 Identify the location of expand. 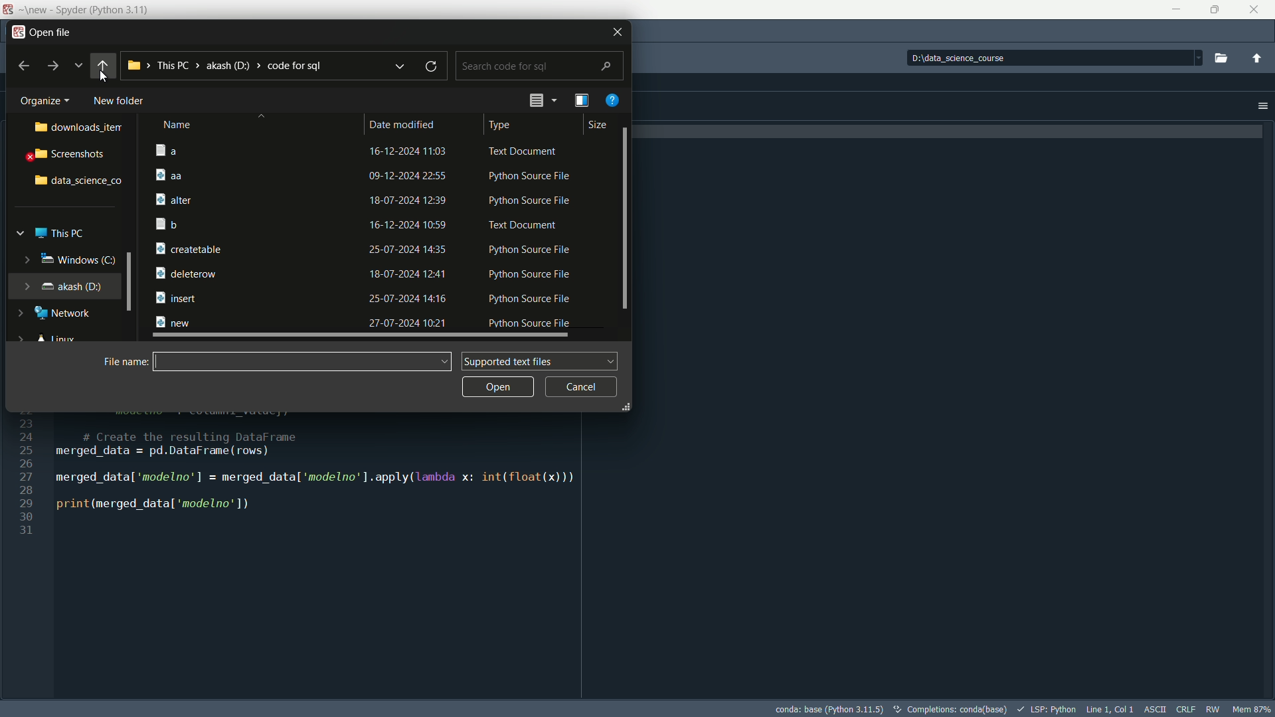
(626, 406).